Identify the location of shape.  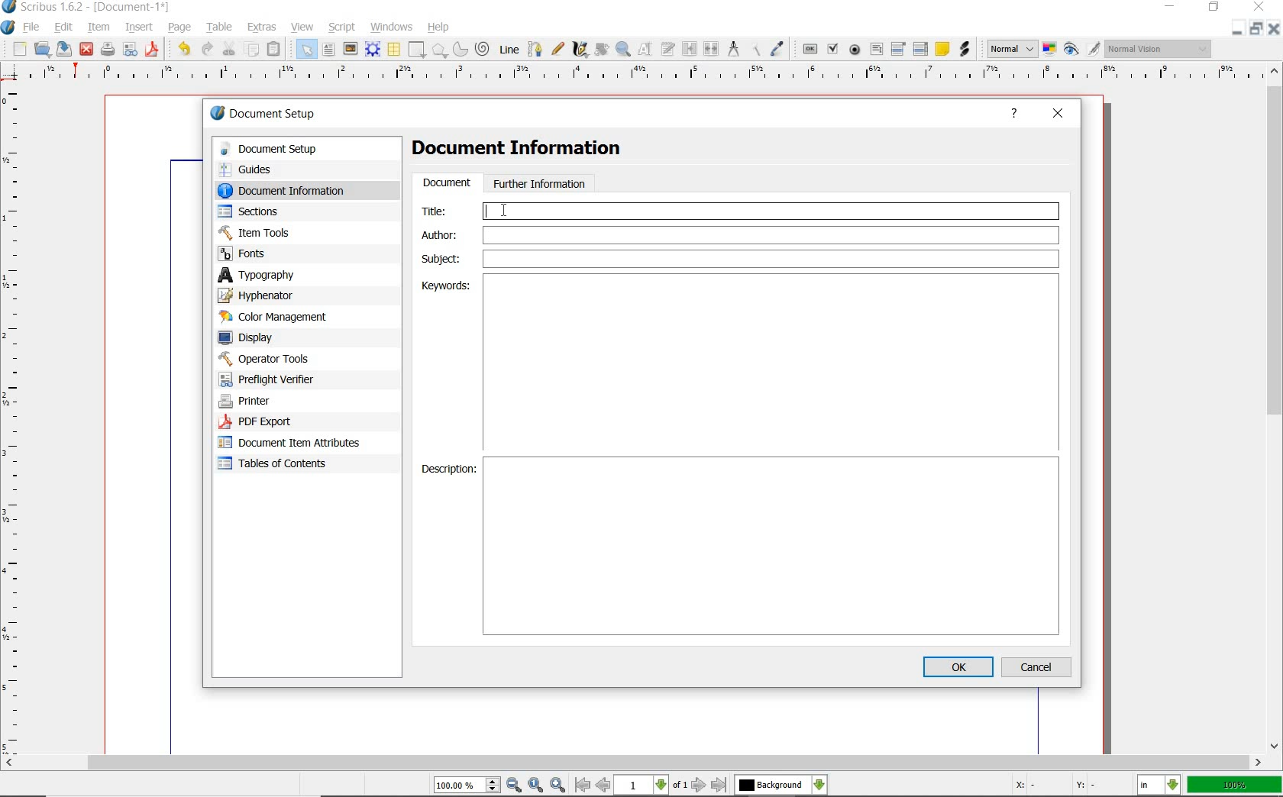
(439, 50).